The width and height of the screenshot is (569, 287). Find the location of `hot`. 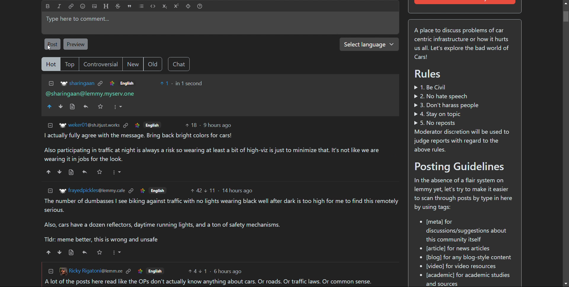

hot is located at coordinates (50, 64).